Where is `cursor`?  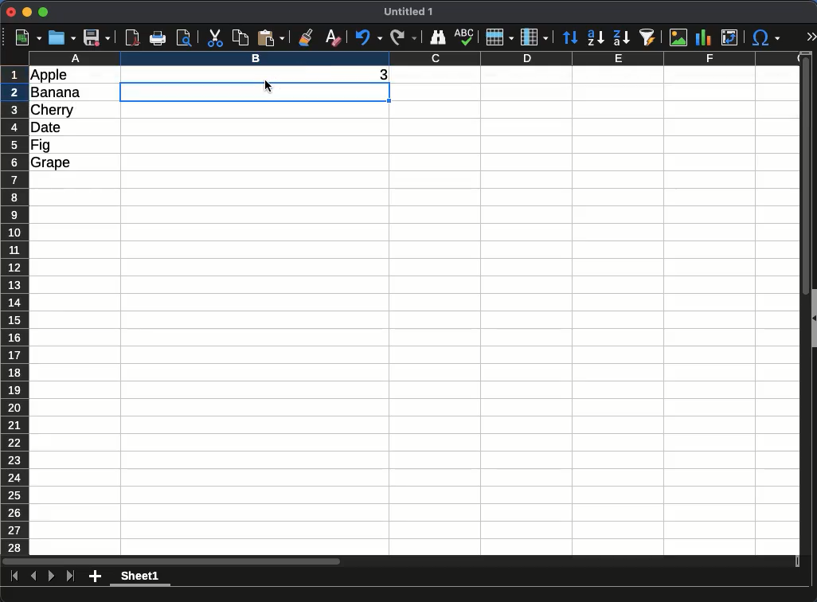
cursor is located at coordinates (268, 86).